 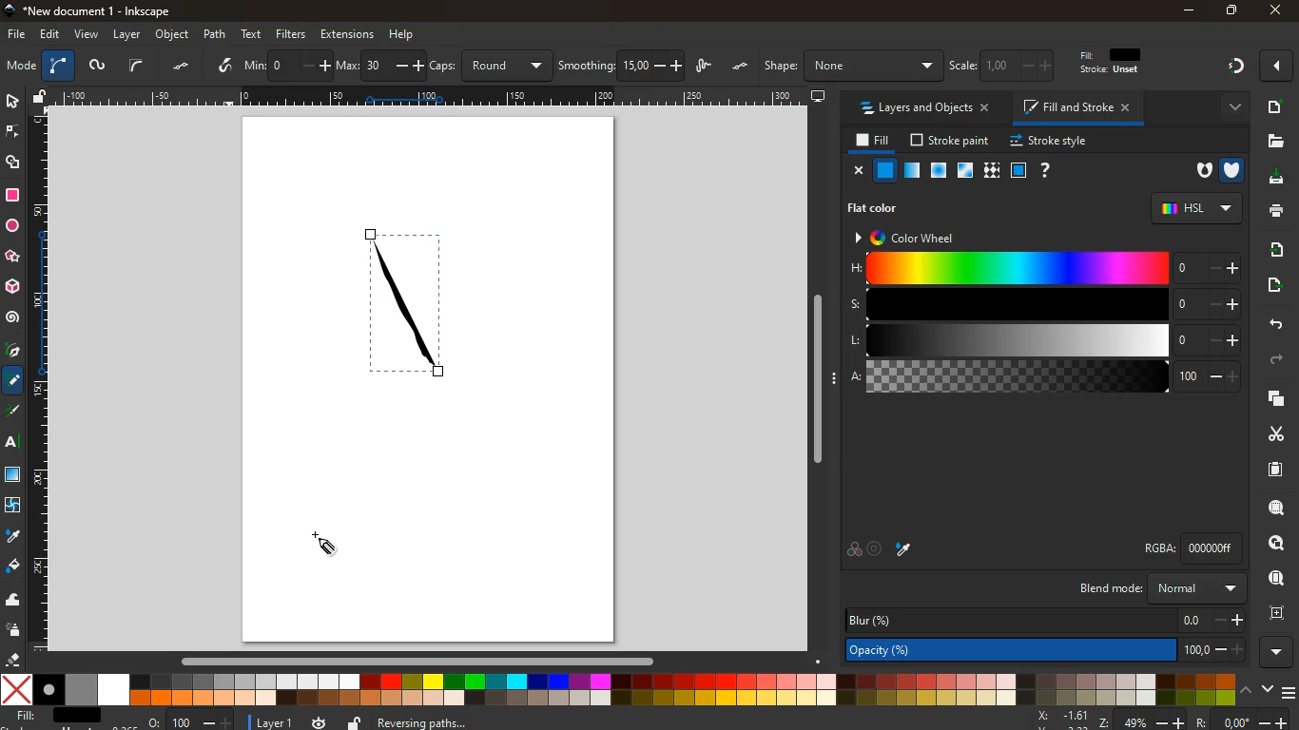 What do you see at coordinates (10, 659) in the screenshot?
I see `erase` at bounding box center [10, 659].